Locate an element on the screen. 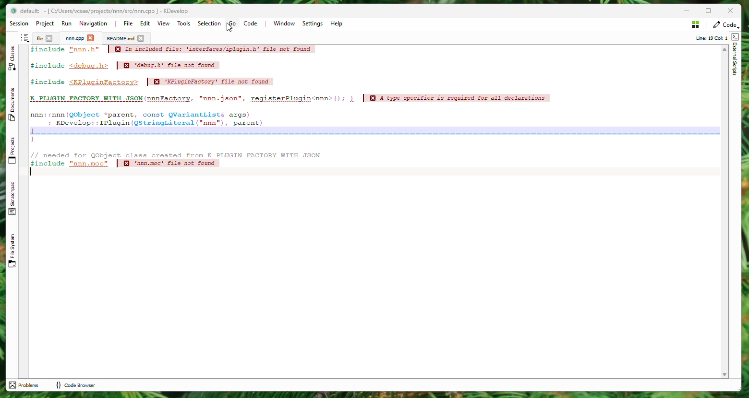 This screenshot has height=398, width=749. Go is located at coordinates (232, 23).